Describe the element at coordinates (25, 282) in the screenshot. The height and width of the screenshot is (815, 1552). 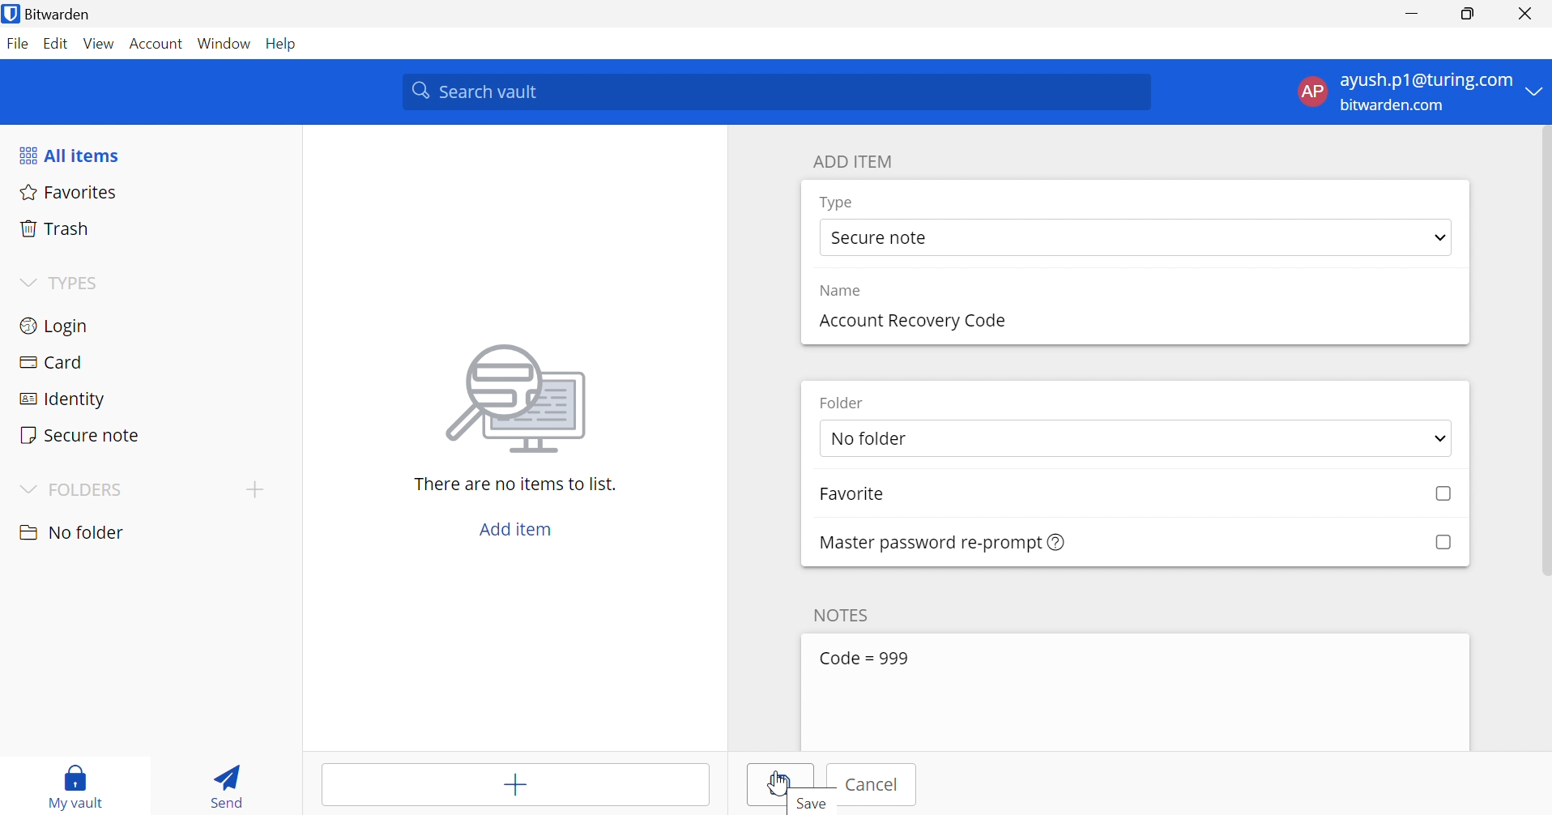
I see `Dropdown` at that location.